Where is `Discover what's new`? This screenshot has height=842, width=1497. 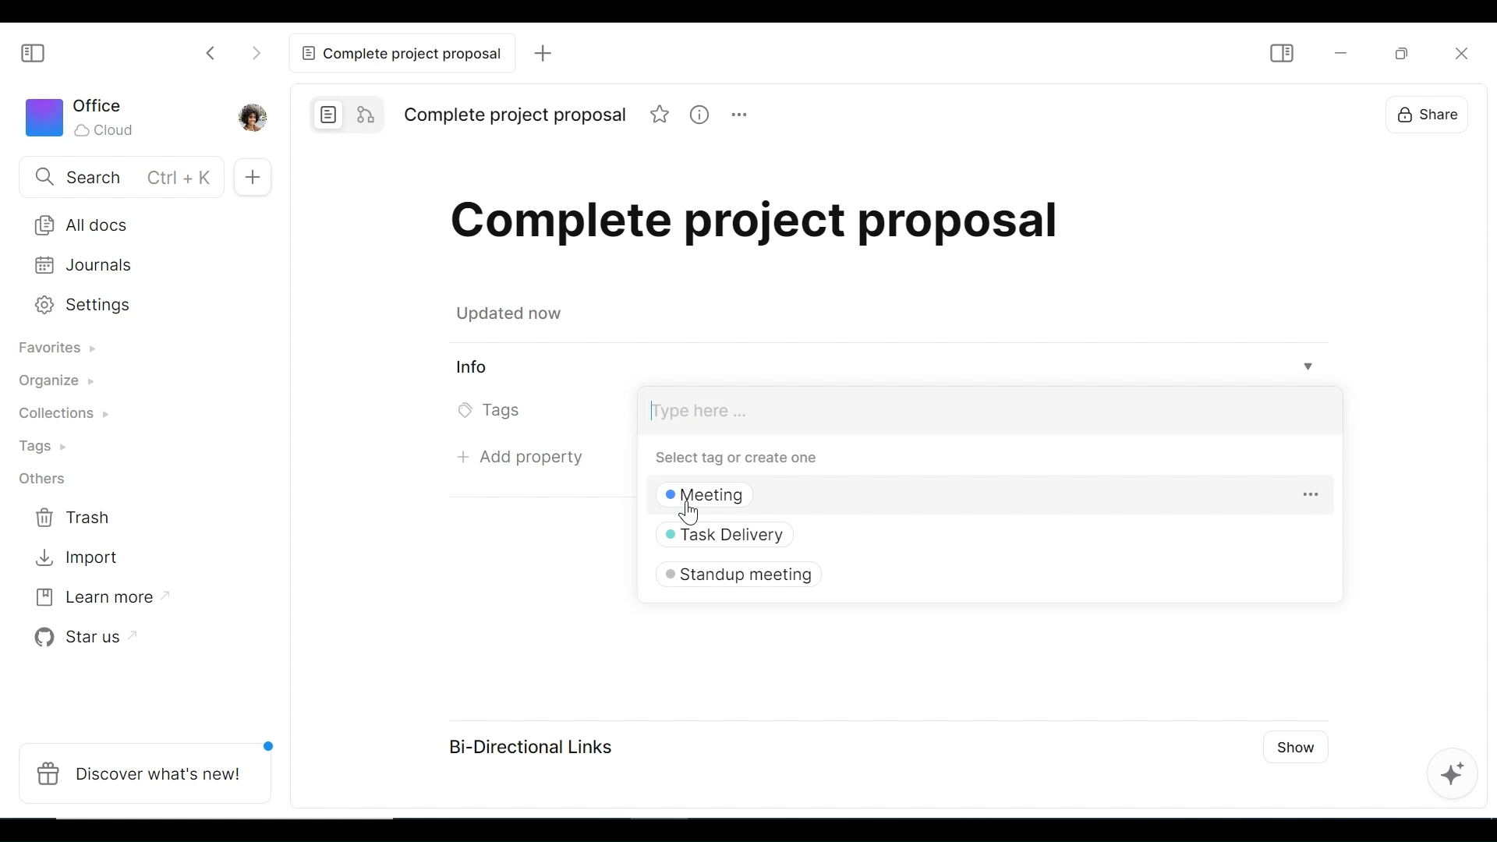 Discover what's new is located at coordinates (147, 773).